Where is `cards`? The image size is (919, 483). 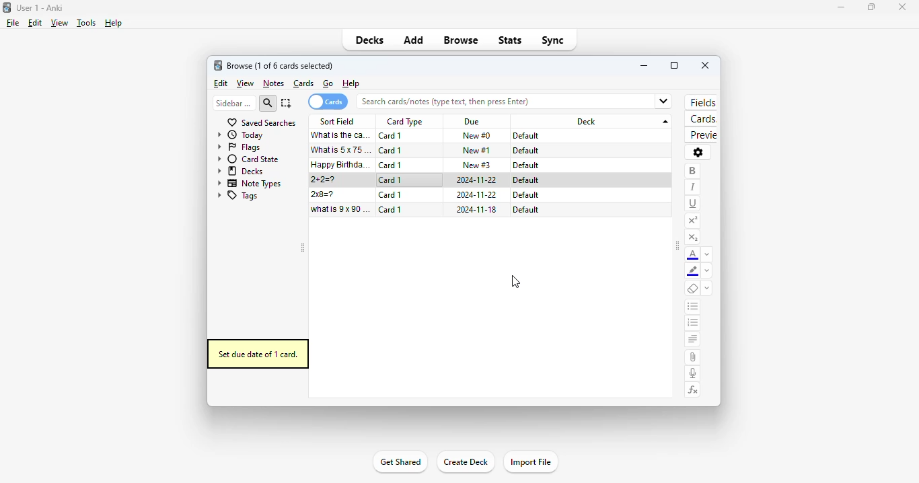 cards is located at coordinates (304, 83).